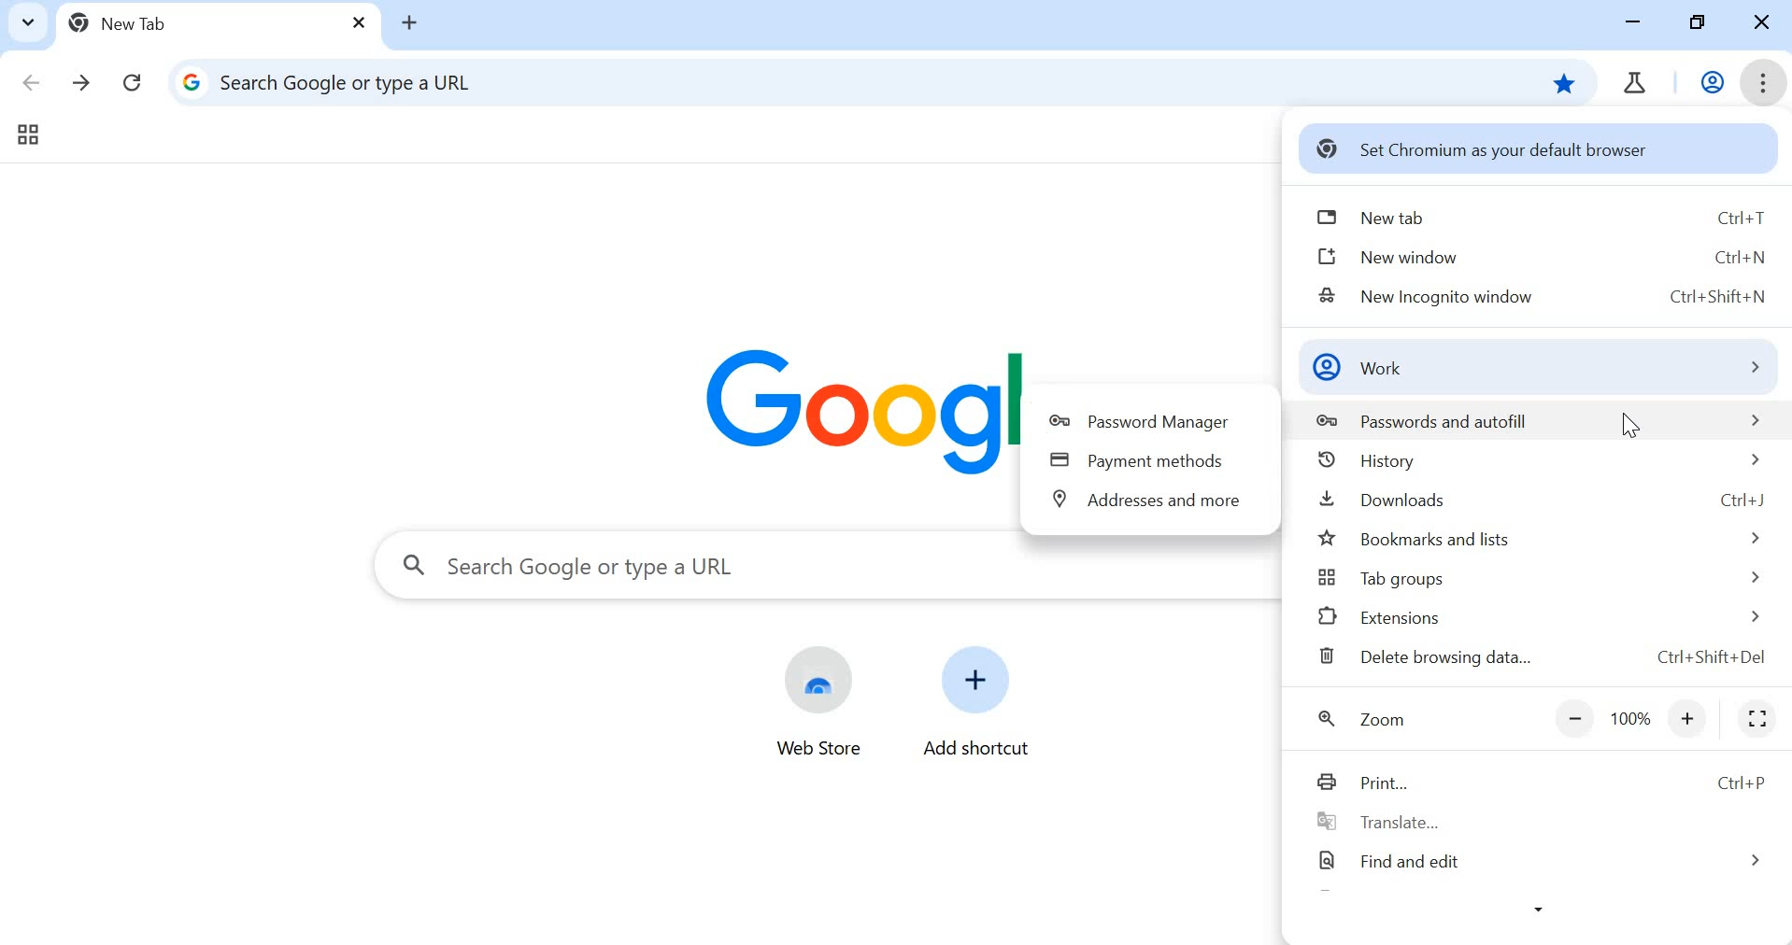 The image size is (1792, 945). Describe the element at coordinates (1540, 461) in the screenshot. I see `history` at that location.